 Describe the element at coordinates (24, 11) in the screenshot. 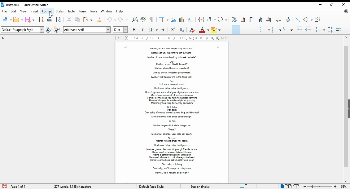

I see `view` at that location.